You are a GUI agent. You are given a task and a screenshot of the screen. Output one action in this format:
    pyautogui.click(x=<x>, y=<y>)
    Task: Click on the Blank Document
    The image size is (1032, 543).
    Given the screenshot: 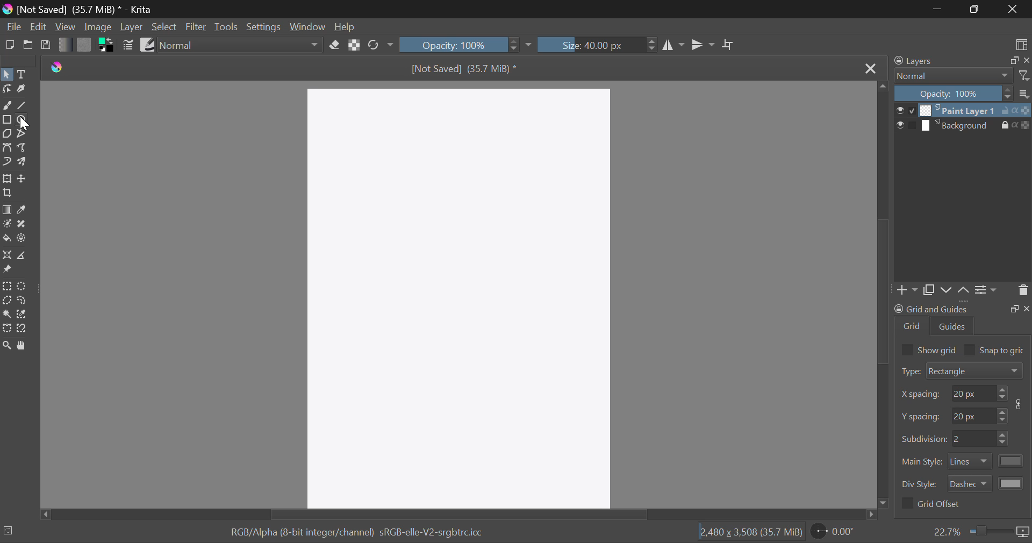 What is the action you would take?
    pyautogui.click(x=458, y=293)
    